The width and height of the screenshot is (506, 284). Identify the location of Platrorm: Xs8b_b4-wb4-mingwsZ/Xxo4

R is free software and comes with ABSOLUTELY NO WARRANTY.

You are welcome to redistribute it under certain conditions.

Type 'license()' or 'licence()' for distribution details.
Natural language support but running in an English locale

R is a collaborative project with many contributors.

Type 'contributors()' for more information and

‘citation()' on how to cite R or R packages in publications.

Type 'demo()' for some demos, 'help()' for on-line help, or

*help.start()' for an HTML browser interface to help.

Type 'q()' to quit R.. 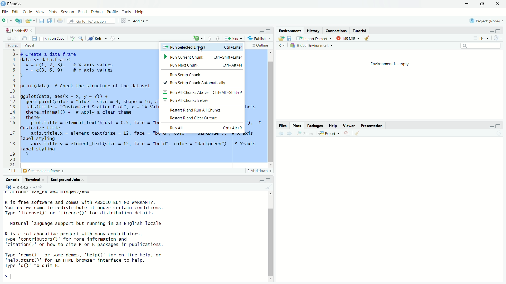
(89, 229).